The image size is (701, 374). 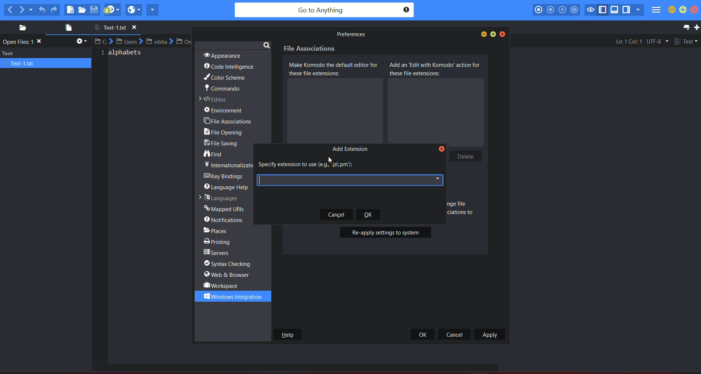 What do you see at coordinates (218, 197) in the screenshot?
I see `languages` at bounding box center [218, 197].